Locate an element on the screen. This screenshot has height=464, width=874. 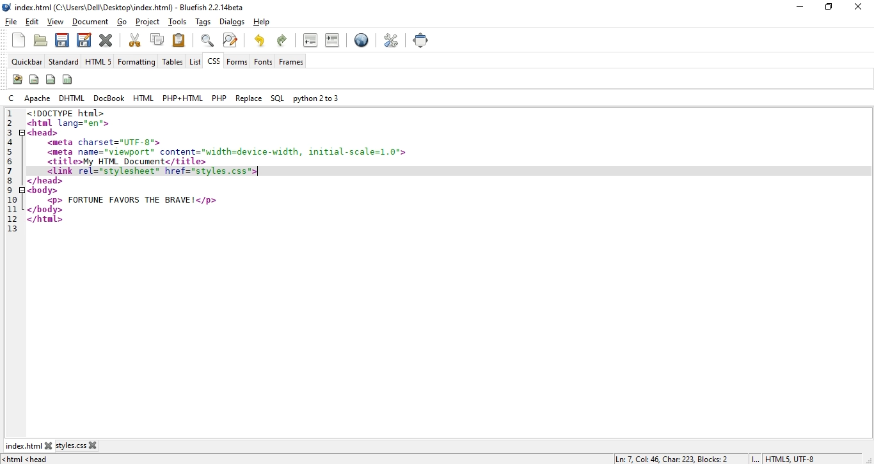
<link rel="stylesheet" href="styles.css"> is located at coordinates (154, 171).